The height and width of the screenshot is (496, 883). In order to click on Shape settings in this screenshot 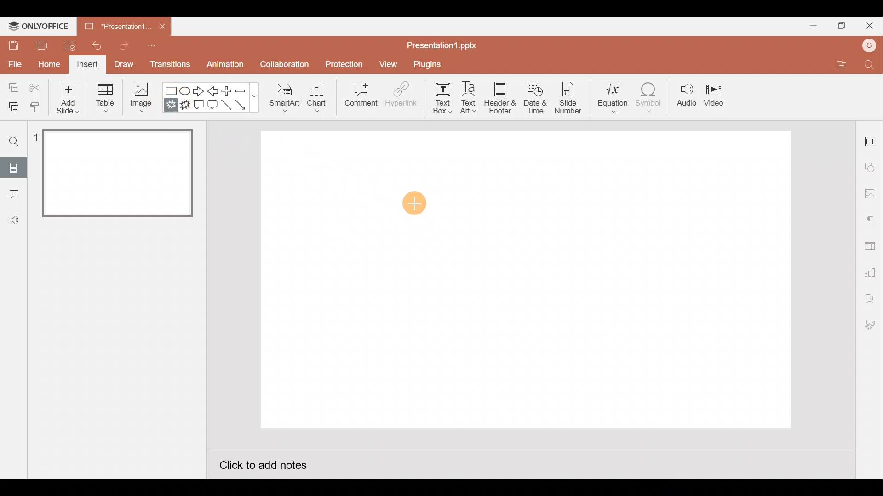, I will do `click(872, 167)`.